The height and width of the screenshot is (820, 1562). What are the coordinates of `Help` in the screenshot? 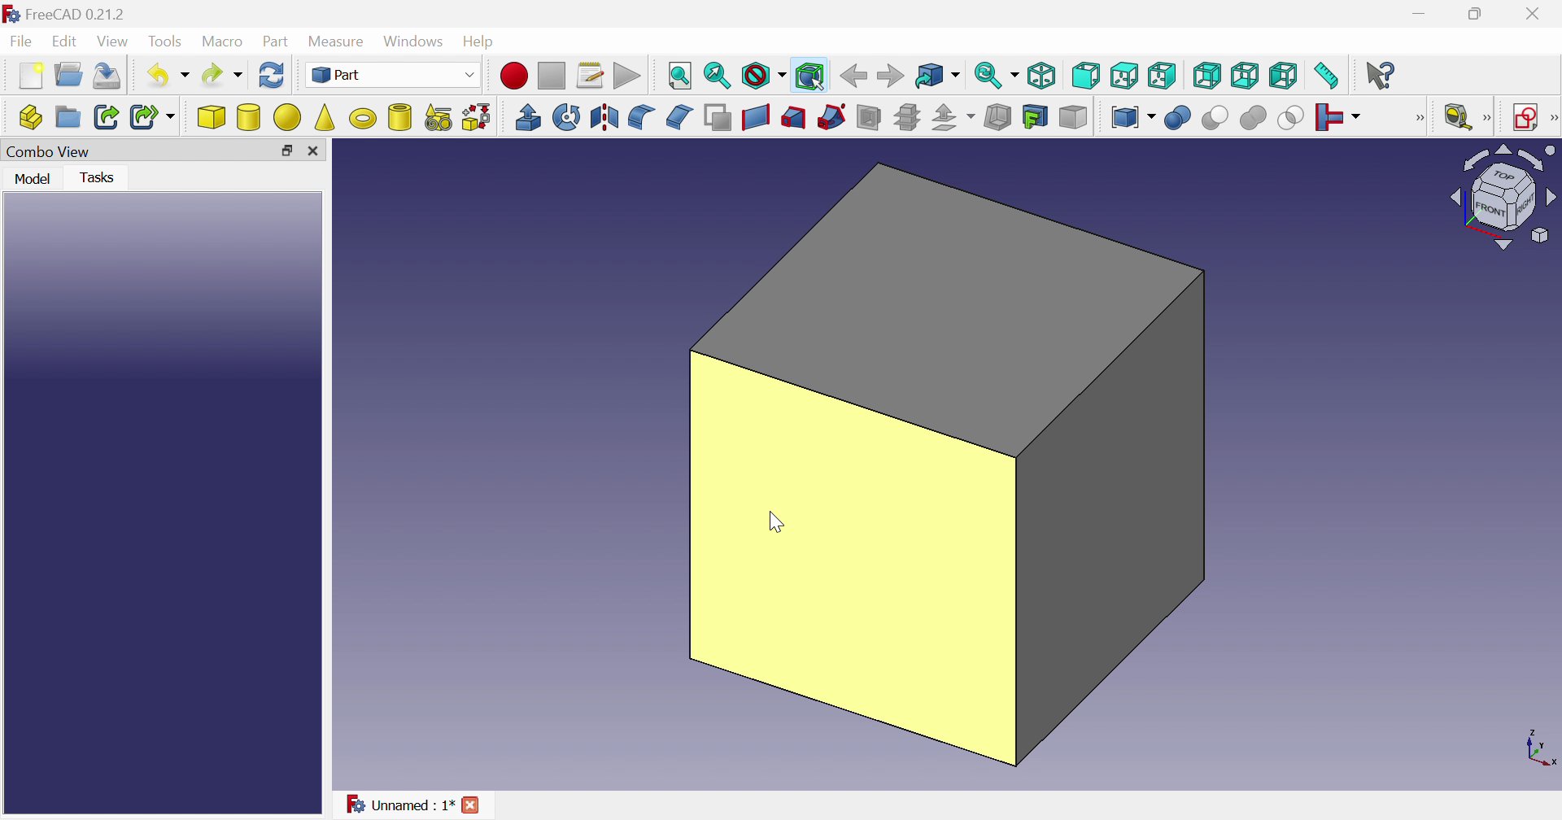 It's located at (482, 40).